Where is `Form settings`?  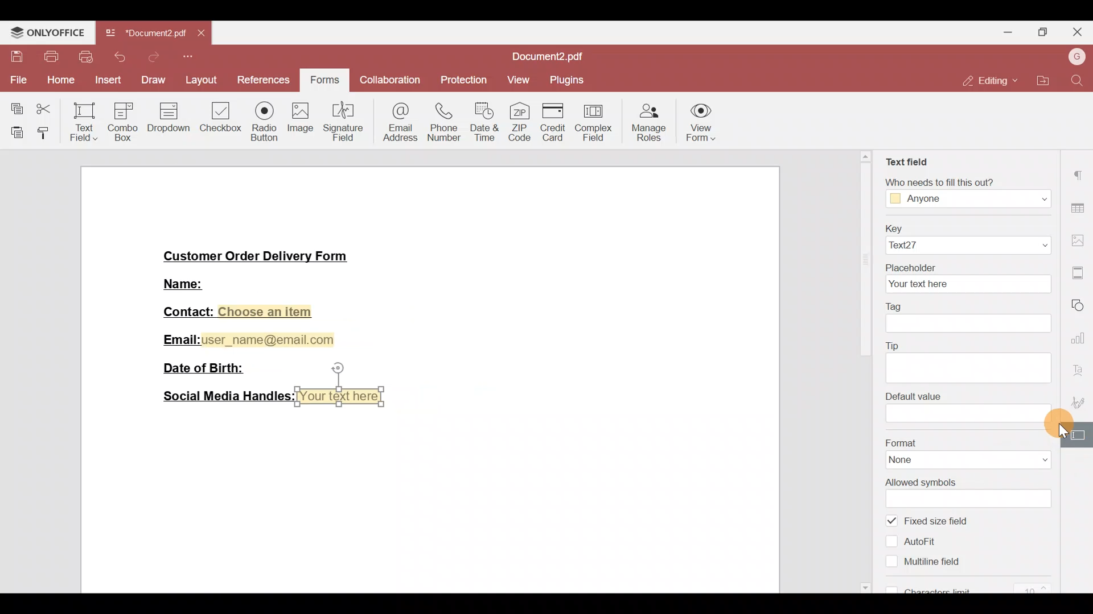 Form settings is located at coordinates (1079, 434).